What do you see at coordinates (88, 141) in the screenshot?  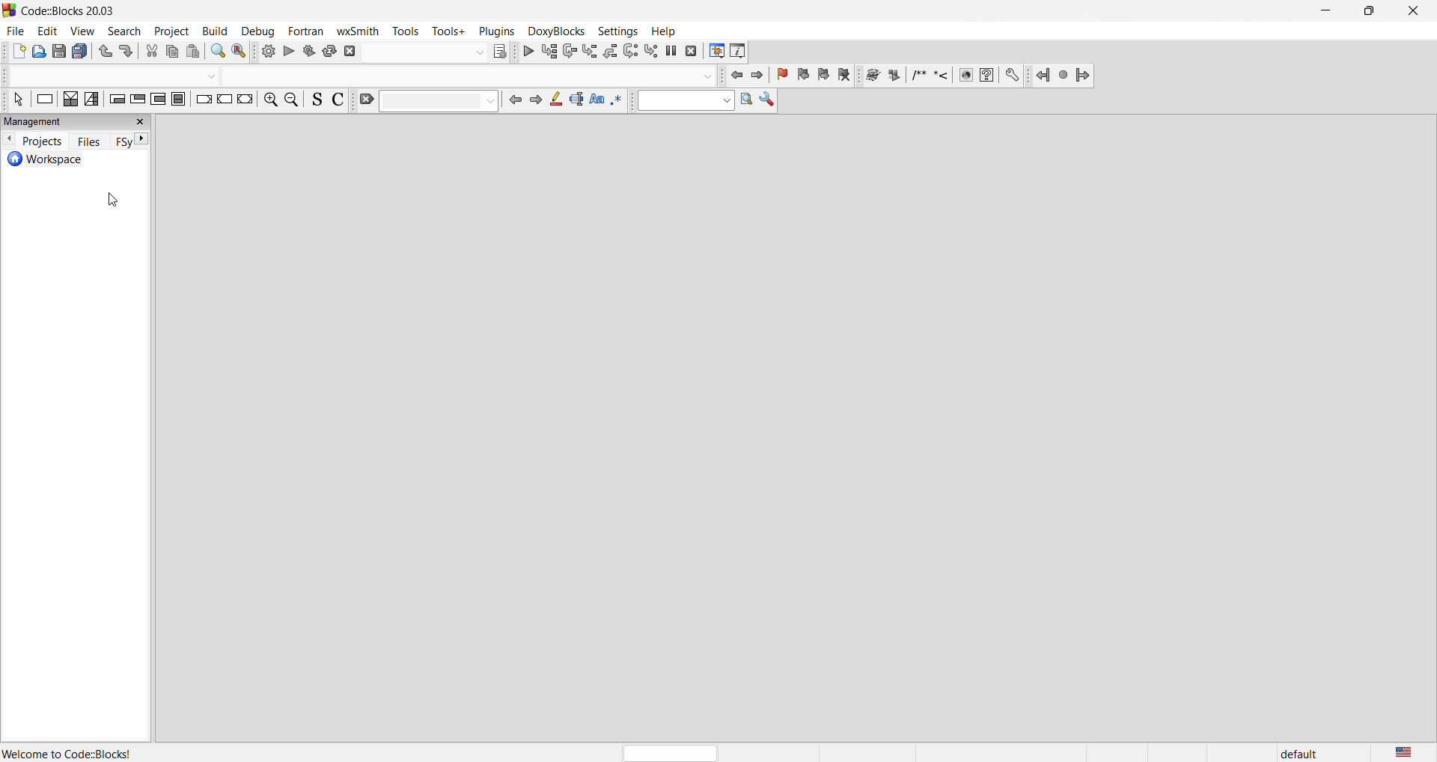 I see `files` at bounding box center [88, 141].